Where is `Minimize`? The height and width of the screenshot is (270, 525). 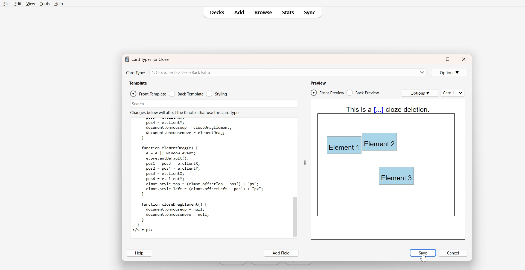 Minimize is located at coordinates (432, 59).